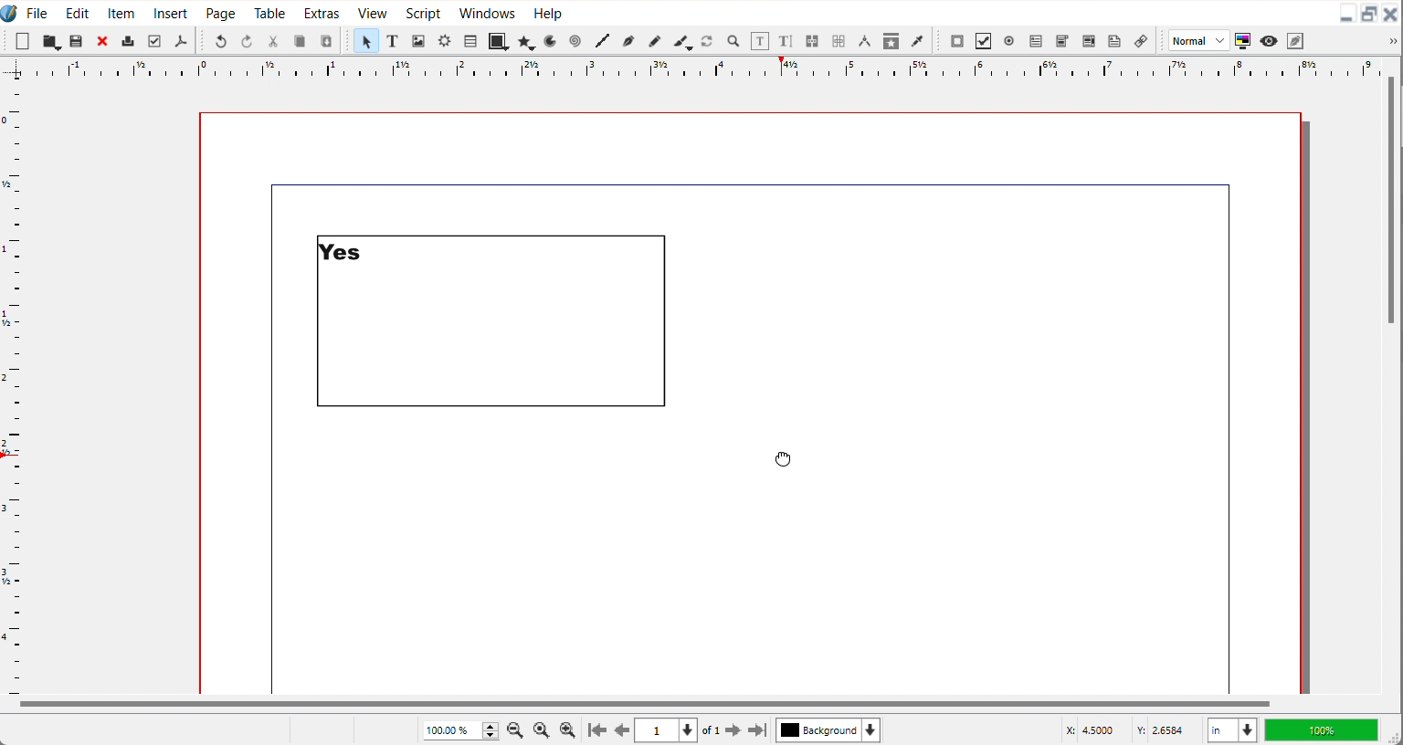 The width and height of the screenshot is (1403, 745). Describe the element at coordinates (813, 42) in the screenshot. I see `Link text frame` at that location.